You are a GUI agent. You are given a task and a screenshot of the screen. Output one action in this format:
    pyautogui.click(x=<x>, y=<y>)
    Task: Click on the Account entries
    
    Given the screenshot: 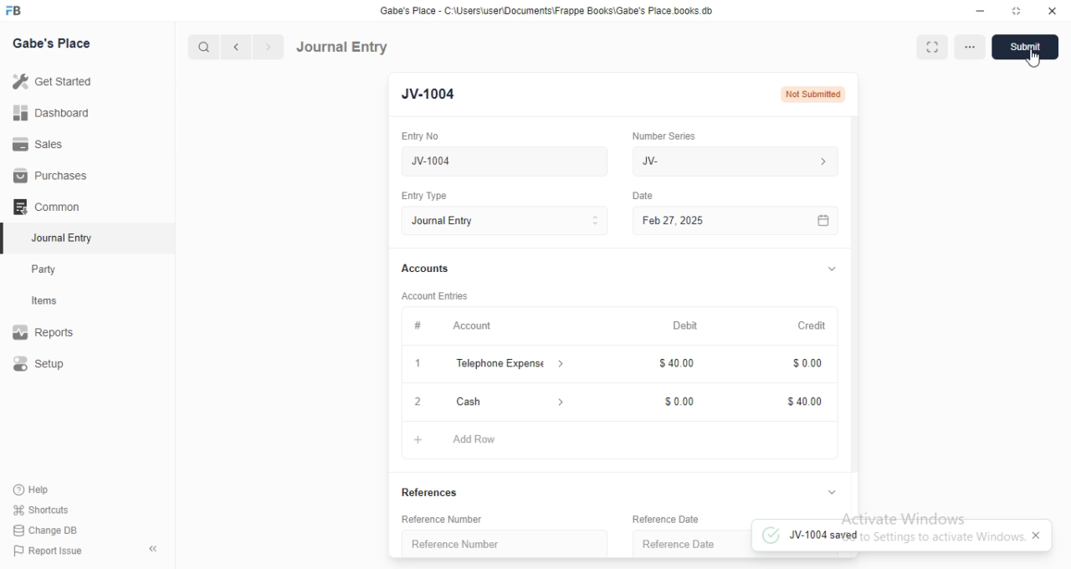 What is the action you would take?
    pyautogui.click(x=434, y=295)
    